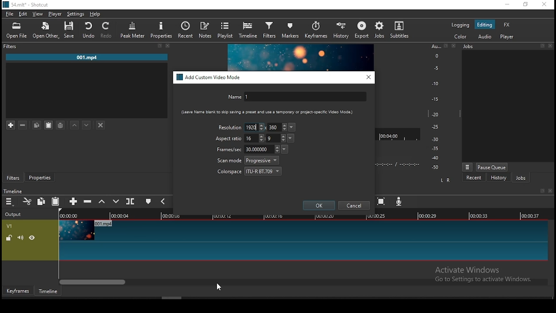 The width and height of the screenshot is (556, 313). I want to click on -40, so click(435, 158).